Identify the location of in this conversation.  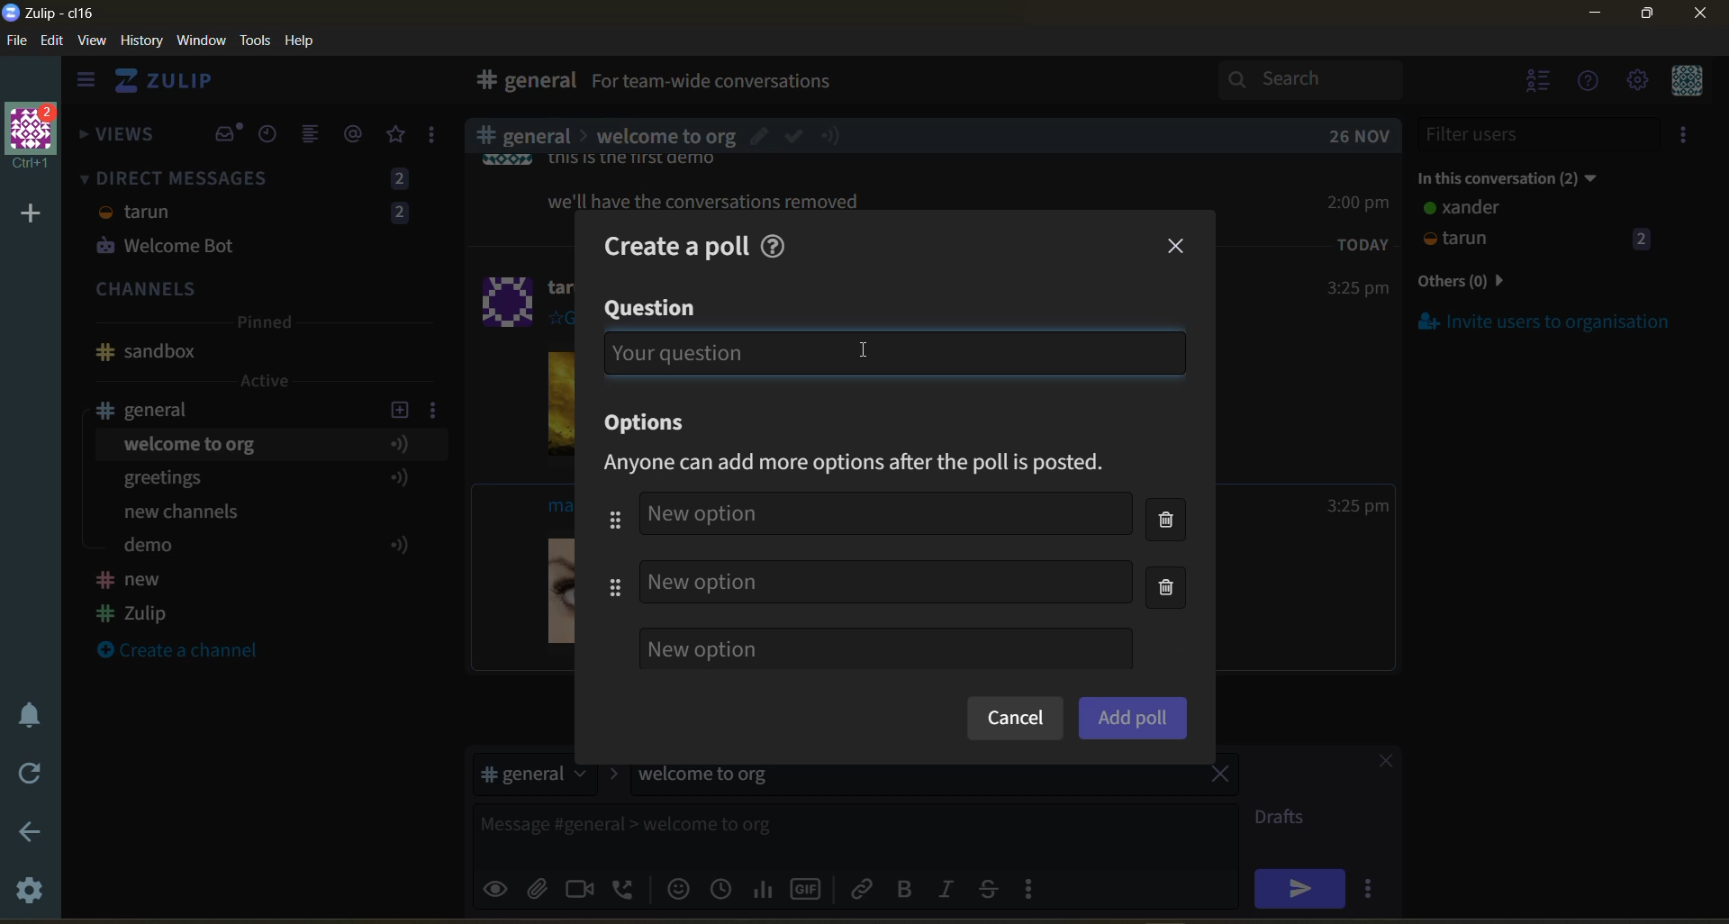
(1526, 175).